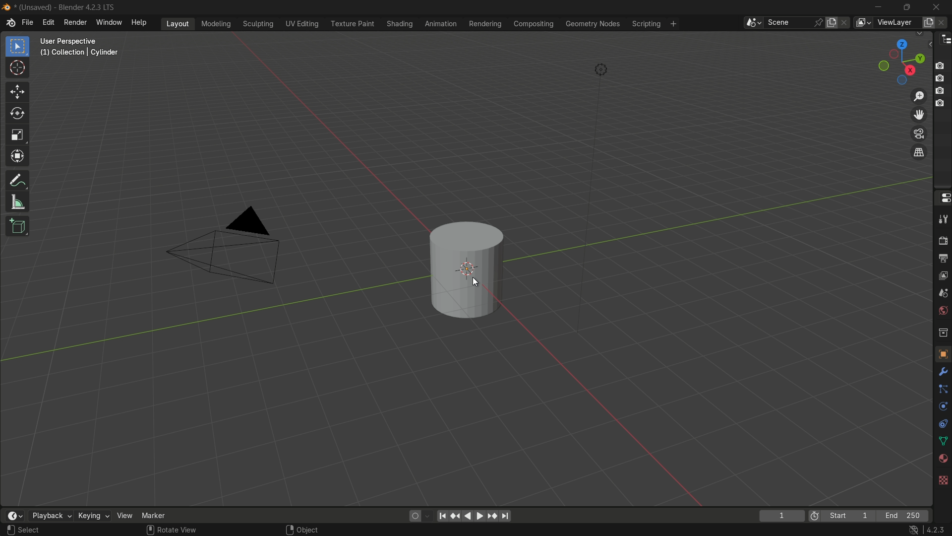  I want to click on world, so click(943, 311).